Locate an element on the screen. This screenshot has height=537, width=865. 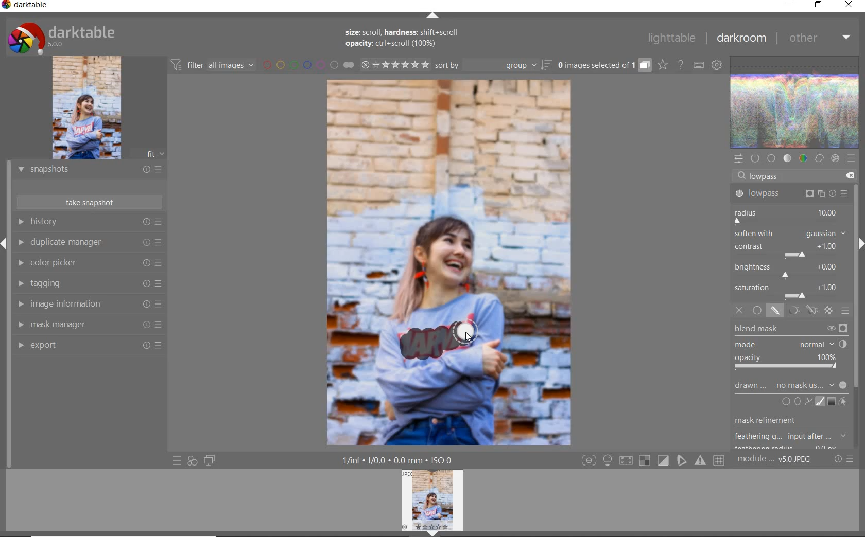
feathering g... is located at coordinates (792, 437).